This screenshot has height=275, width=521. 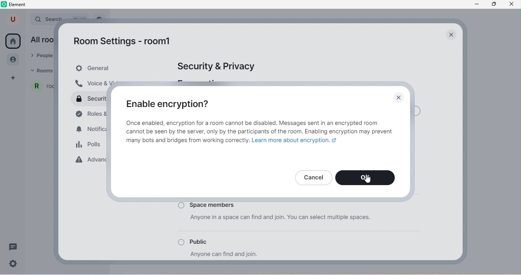 What do you see at coordinates (47, 18) in the screenshot?
I see `search bar` at bounding box center [47, 18].